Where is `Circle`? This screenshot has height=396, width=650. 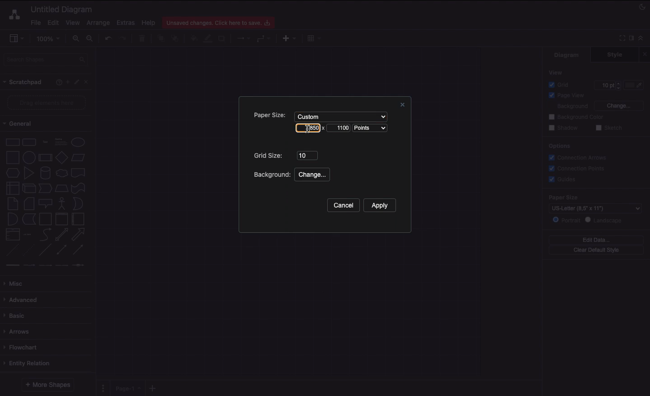
Circle is located at coordinates (29, 156).